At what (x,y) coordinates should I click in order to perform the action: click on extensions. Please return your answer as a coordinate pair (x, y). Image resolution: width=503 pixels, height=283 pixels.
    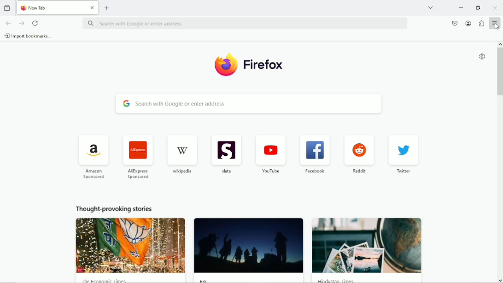
    Looking at the image, I should click on (482, 24).